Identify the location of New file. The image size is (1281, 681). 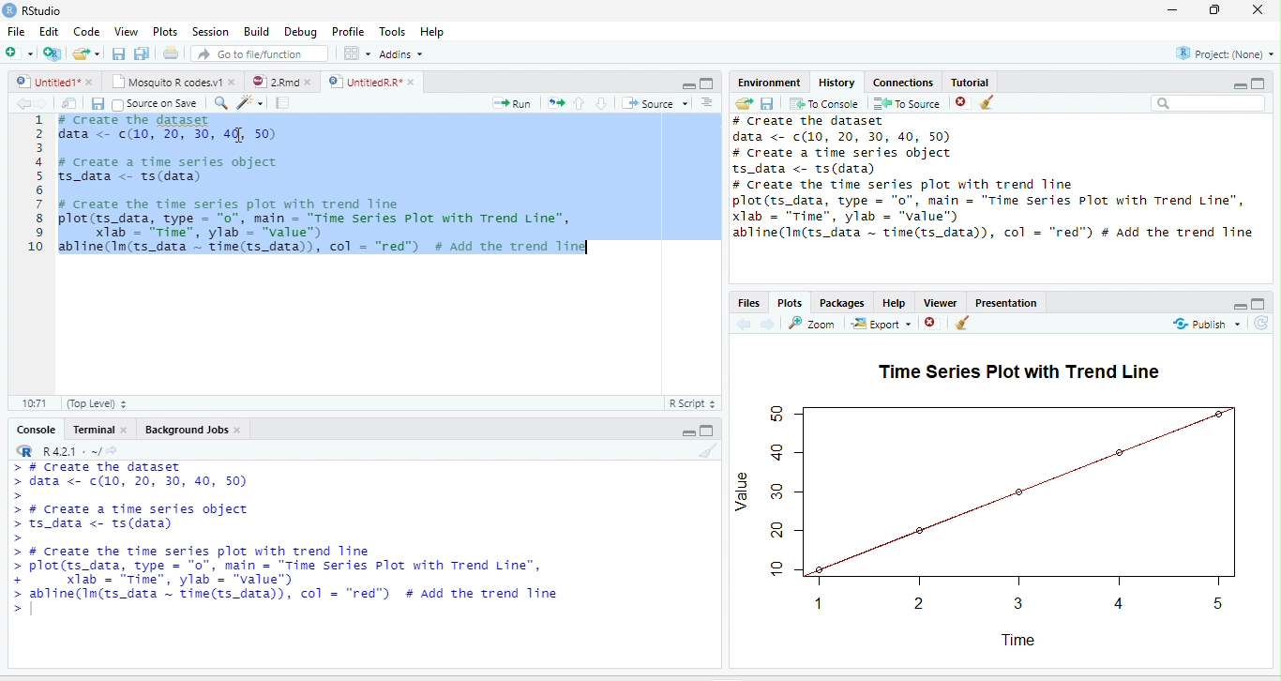
(18, 53).